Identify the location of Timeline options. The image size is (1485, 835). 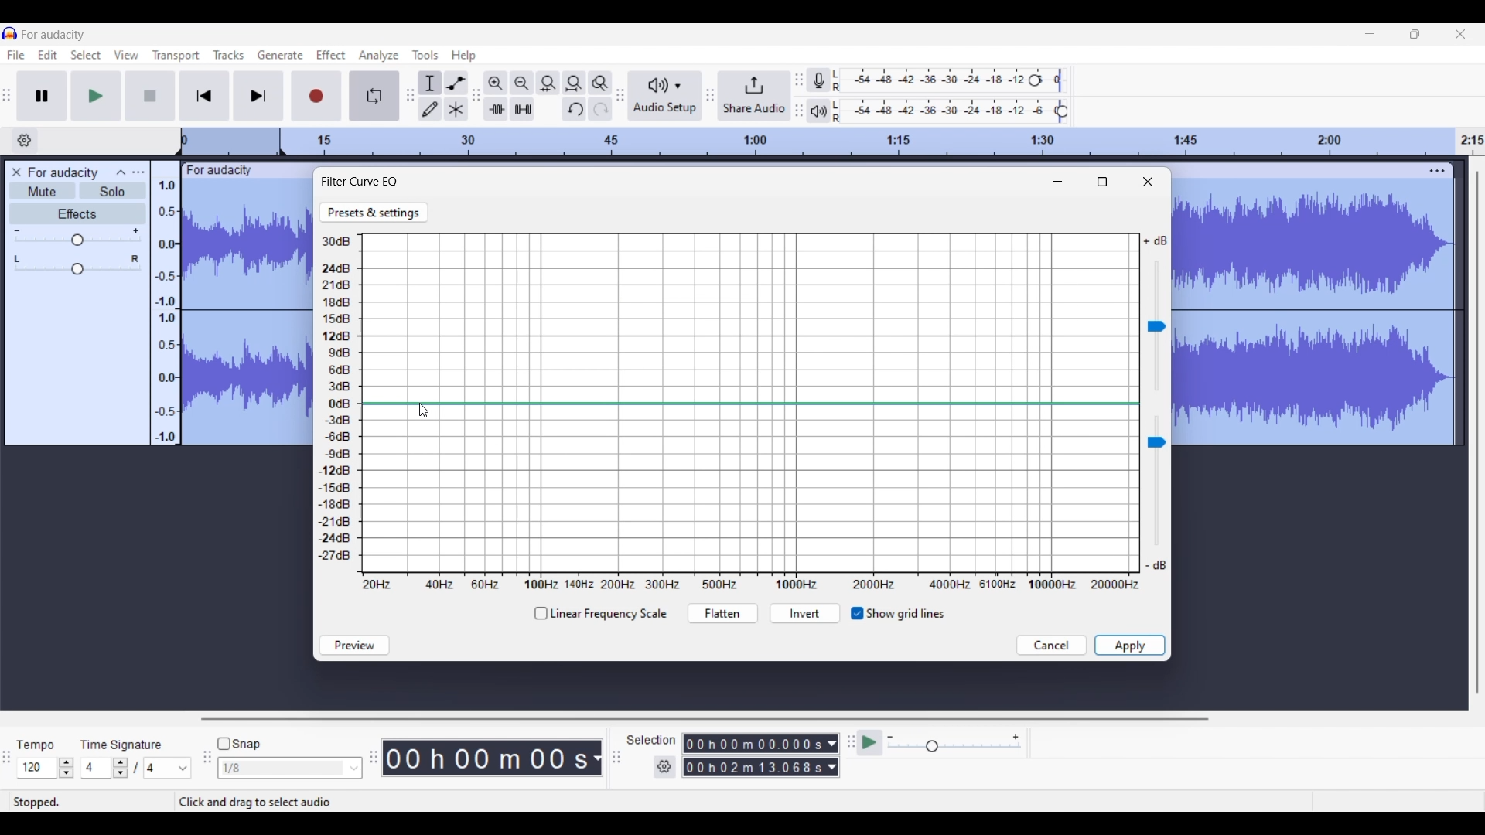
(26, 140).